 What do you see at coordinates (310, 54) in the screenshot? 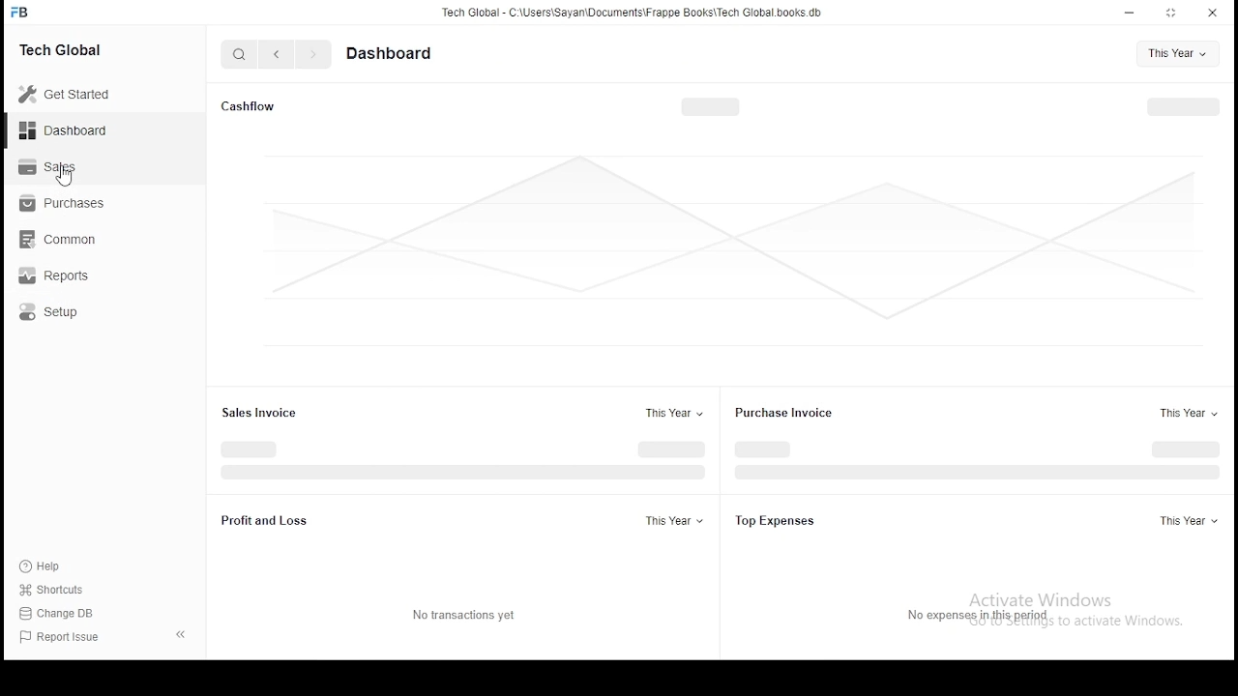
I see `next` at bounding box center [310, 54].